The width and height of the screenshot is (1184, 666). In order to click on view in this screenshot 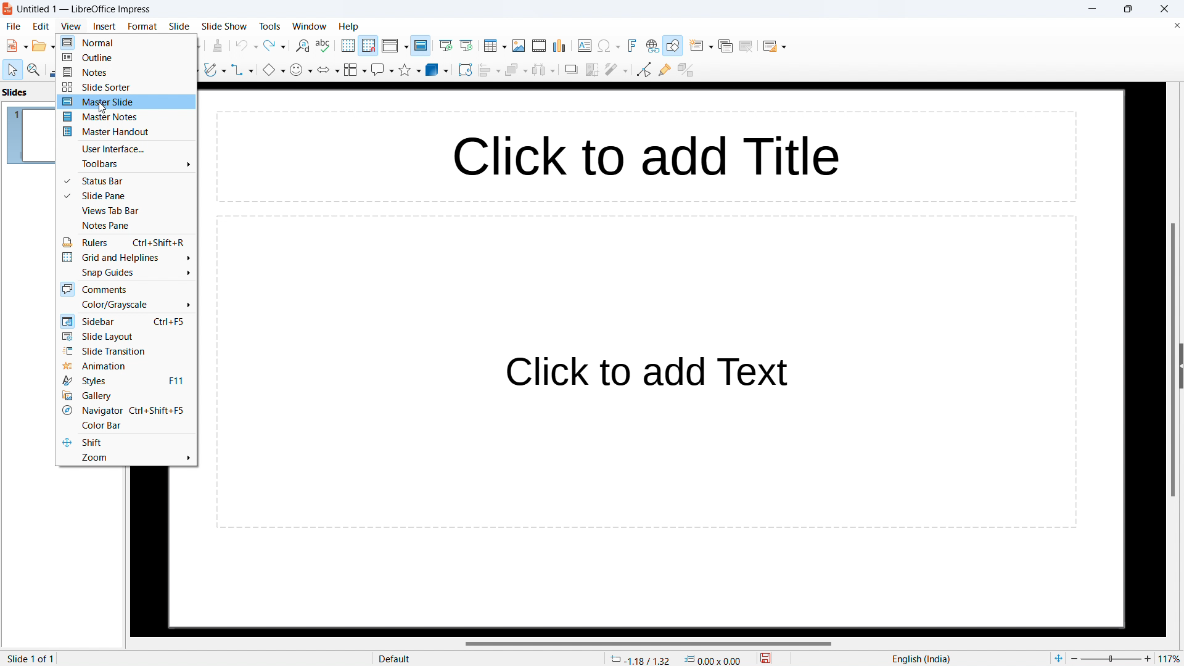, I will do `click(71, 27)`.